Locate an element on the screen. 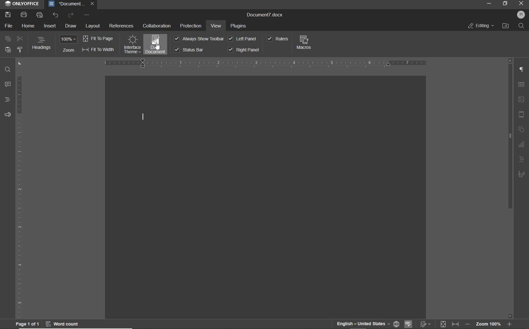 This screenshot has height=329, width=529. ALWAYS SHOW TOOLBAR is located at coordinates (199, 39).